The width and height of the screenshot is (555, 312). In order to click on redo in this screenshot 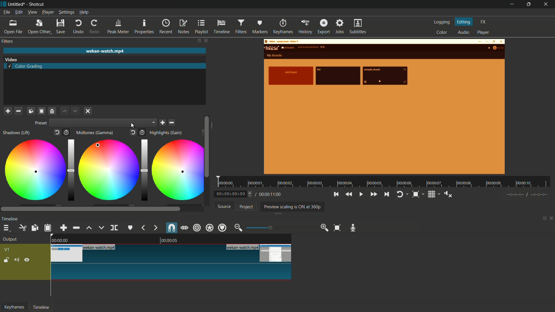, I will do `click(95, 27)`.